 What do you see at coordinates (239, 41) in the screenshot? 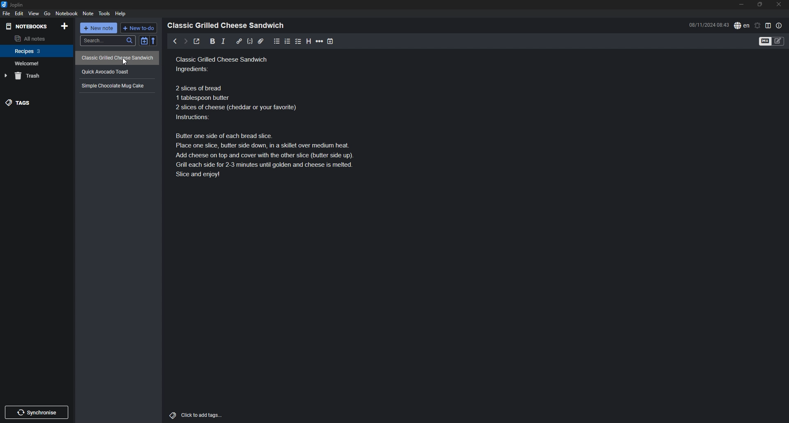
I see `hyperlink` at bounding box center [239, 41].